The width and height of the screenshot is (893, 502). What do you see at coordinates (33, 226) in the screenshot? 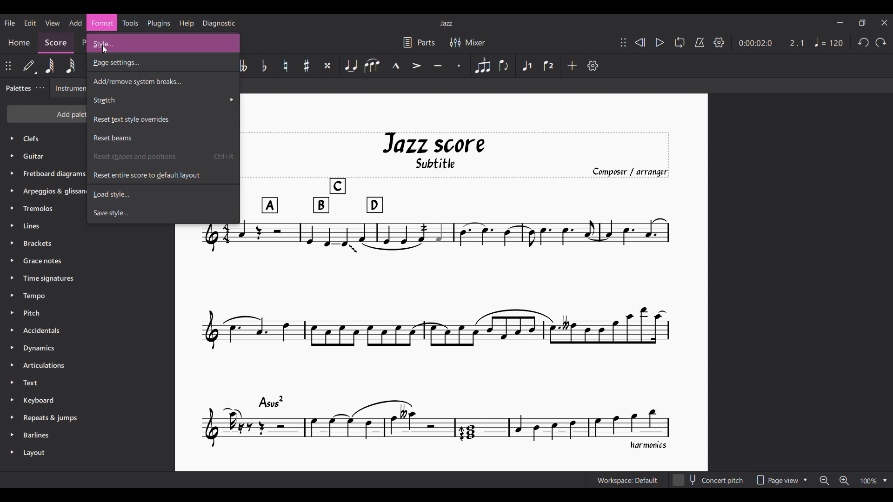
I see `Lines` at bounding box center [33, 226].